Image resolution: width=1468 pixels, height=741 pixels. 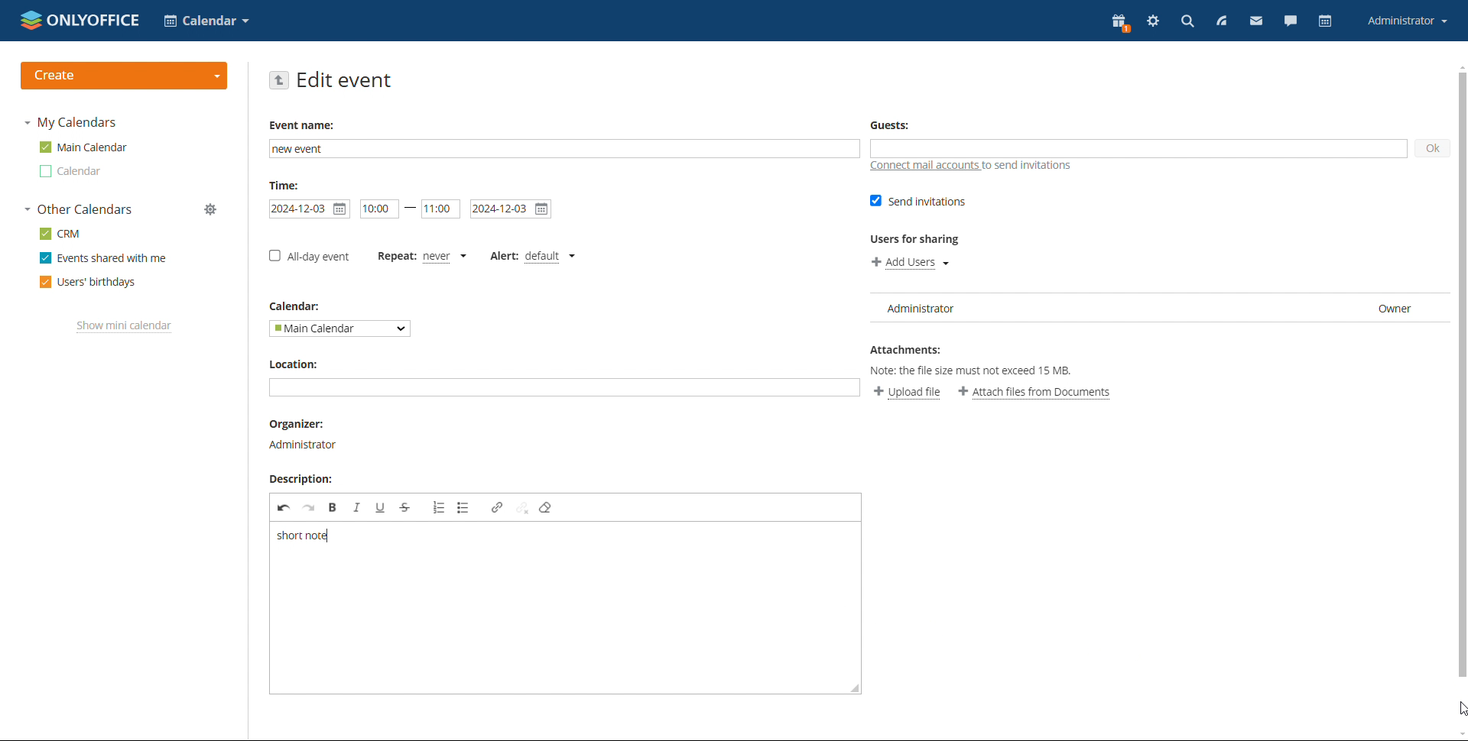 What do you see at coordinates (309, 508) in the screenshot?
I see `redo` at bounding box center [309, 508].